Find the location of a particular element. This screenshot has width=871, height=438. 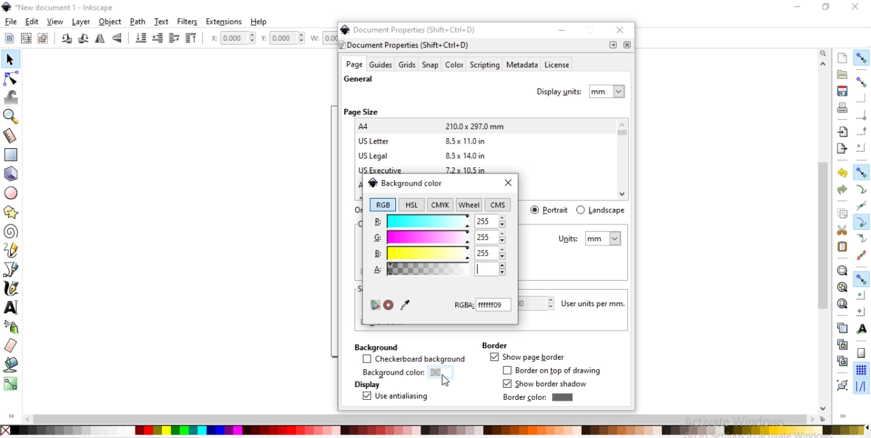

export a document is located at coordinates (842, 149).